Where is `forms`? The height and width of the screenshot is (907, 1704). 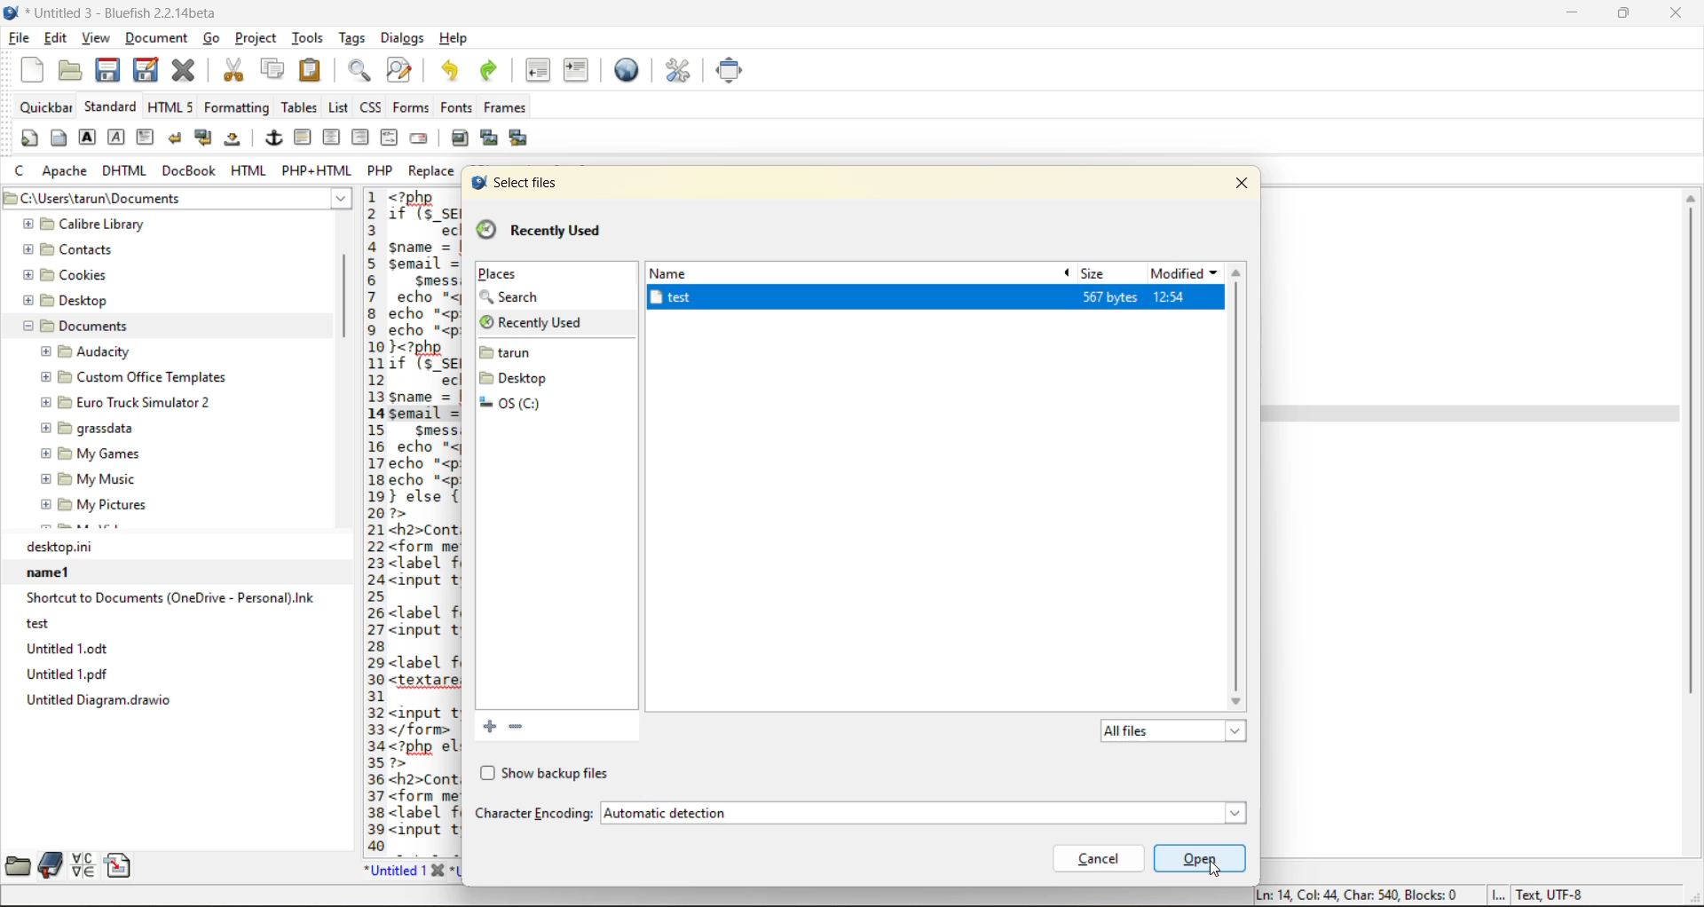
forms is located at coordinates (408, 107).